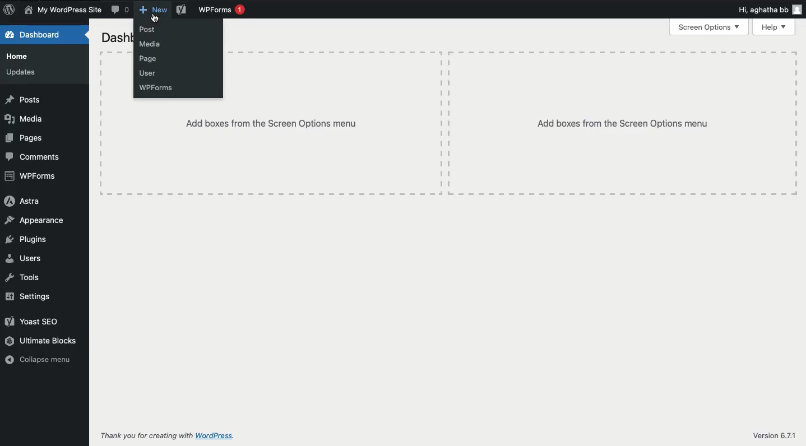 This screenshot has width=806, height=446. What do you see at coordinates (24, 100) in the screenshot?
I see `Posts` at bounding box center [24, 100].